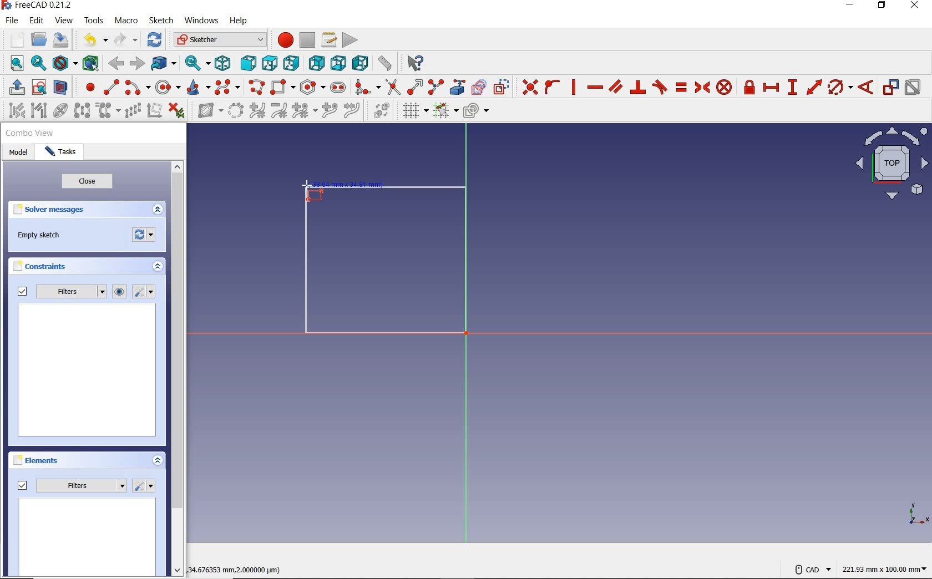 The width and height of the screenshot is (932, 579). Describe the element at coordinates (911, 513) in the screenshot. I see `xy` at that location.